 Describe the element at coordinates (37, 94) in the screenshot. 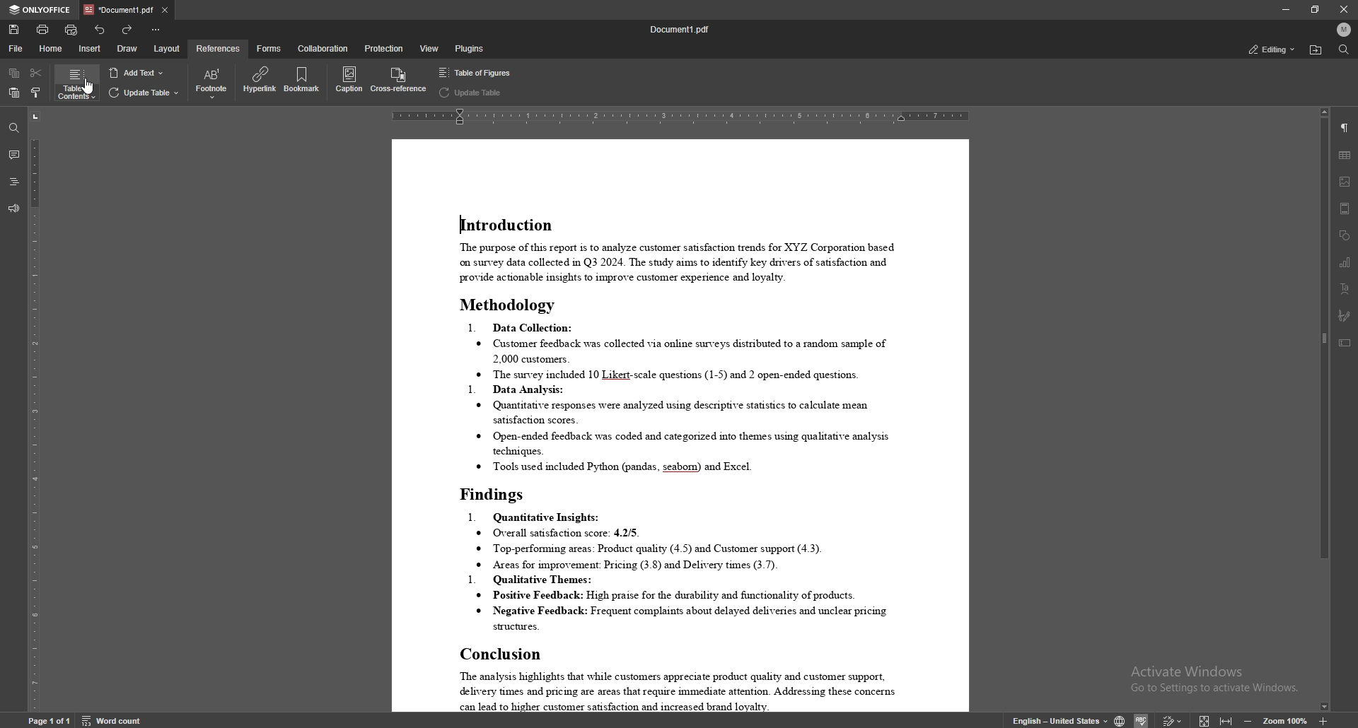

I see `copy style` at that location.